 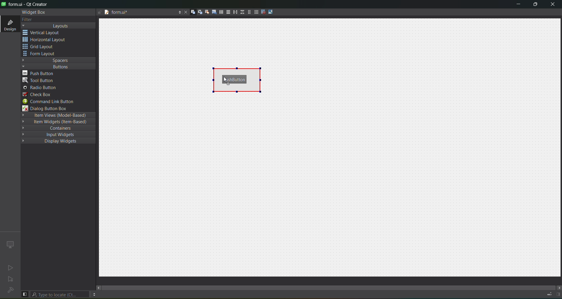 What do you see at coordinates (193, 12) in the screenshot?
I see `edit widgets` at bounding box center [193, 12].